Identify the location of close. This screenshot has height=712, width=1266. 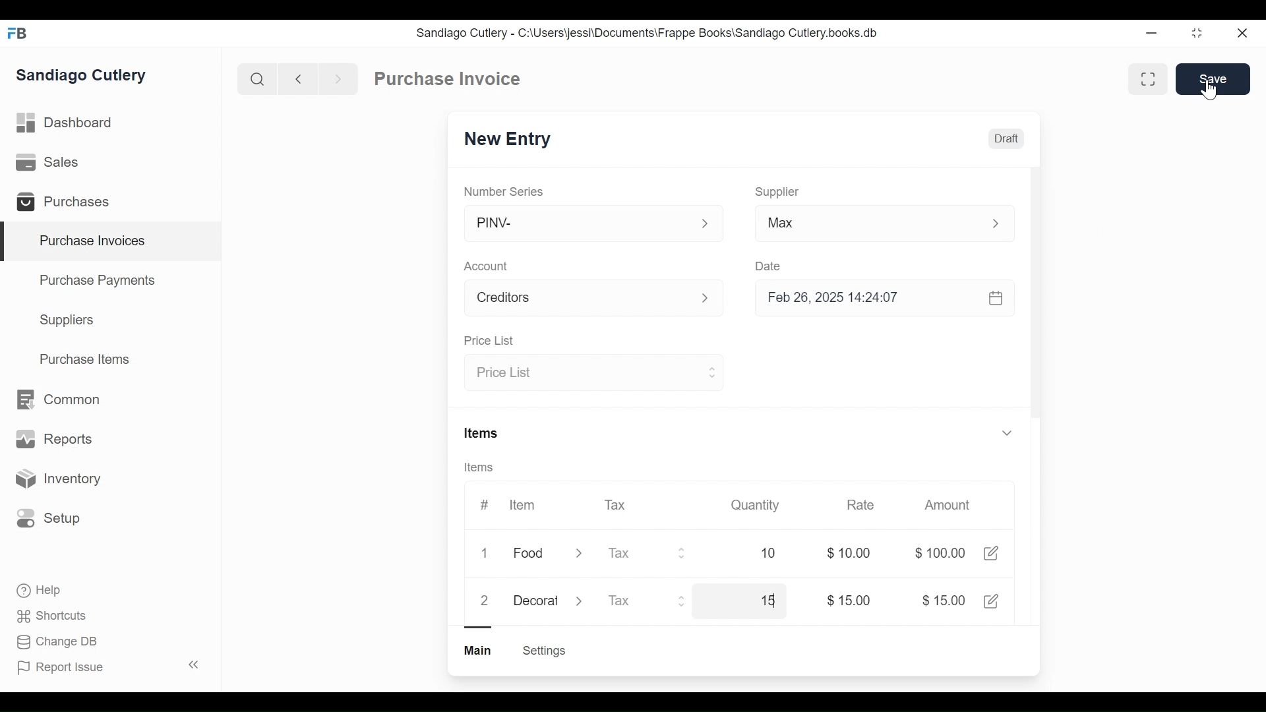
(1241, 34).